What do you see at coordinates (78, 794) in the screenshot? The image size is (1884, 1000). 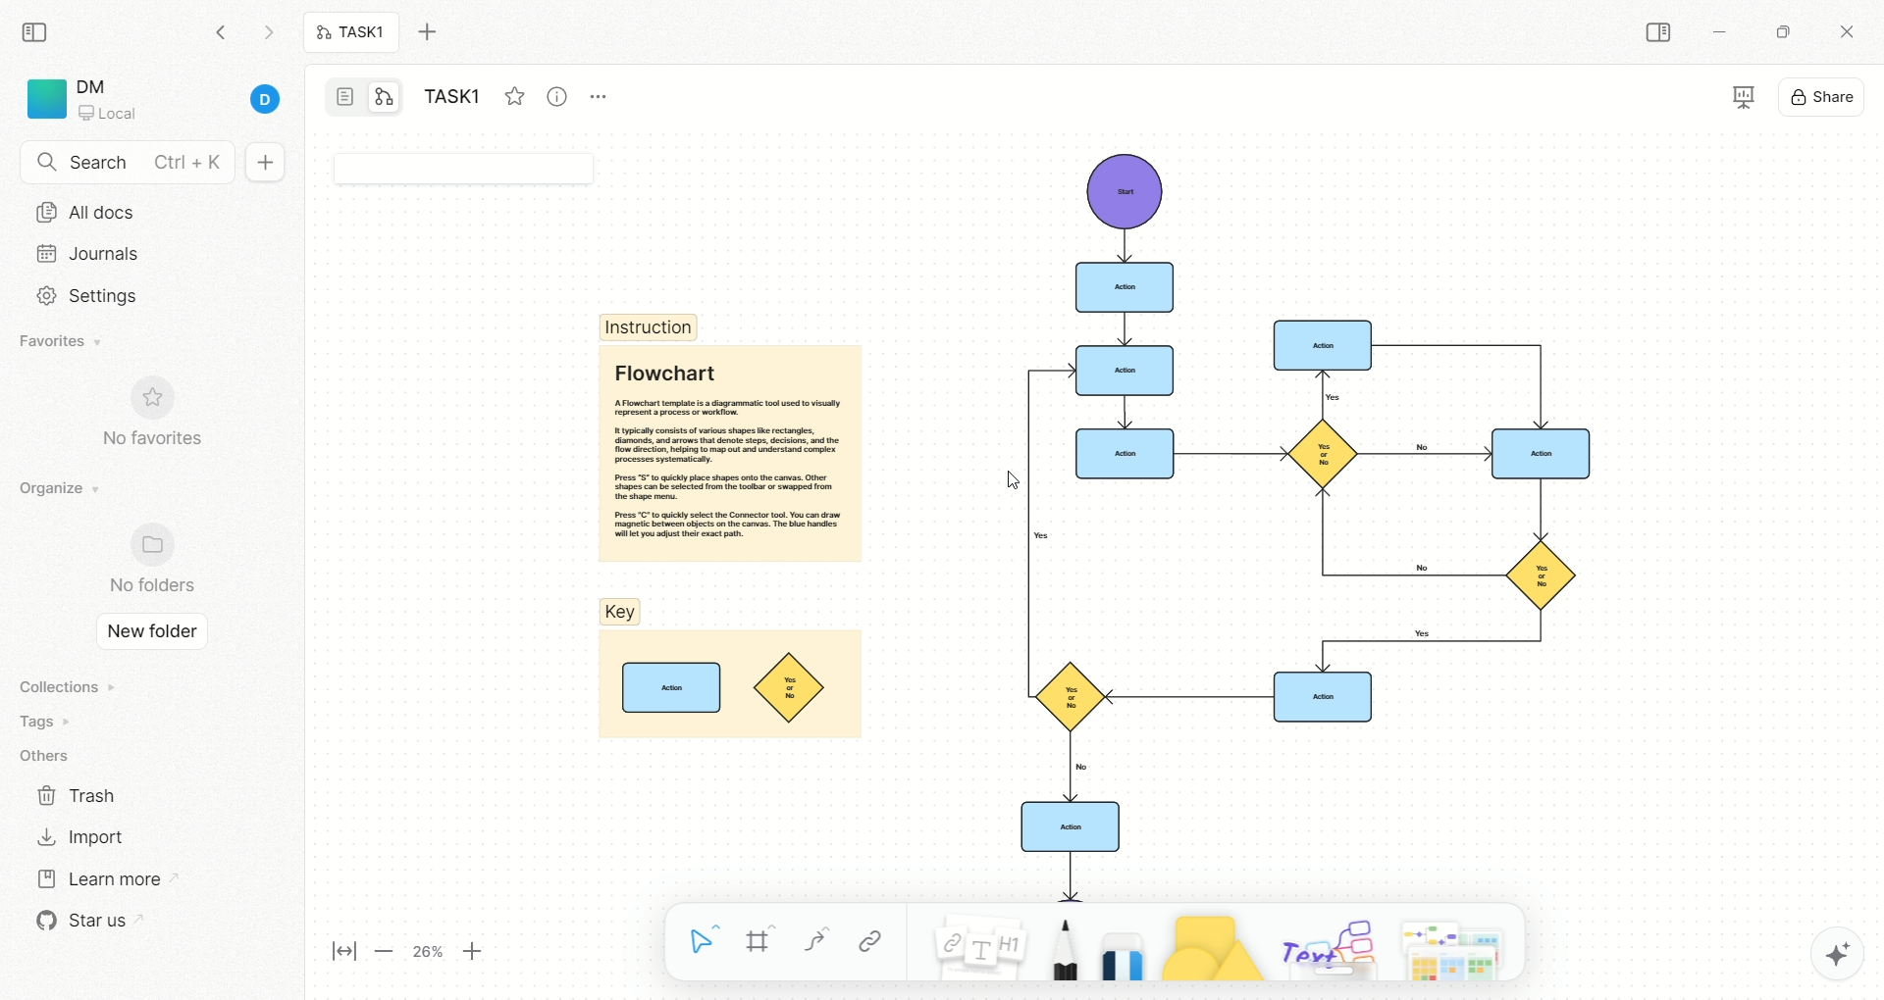 I see `trash` at bounding box center [78, 794].